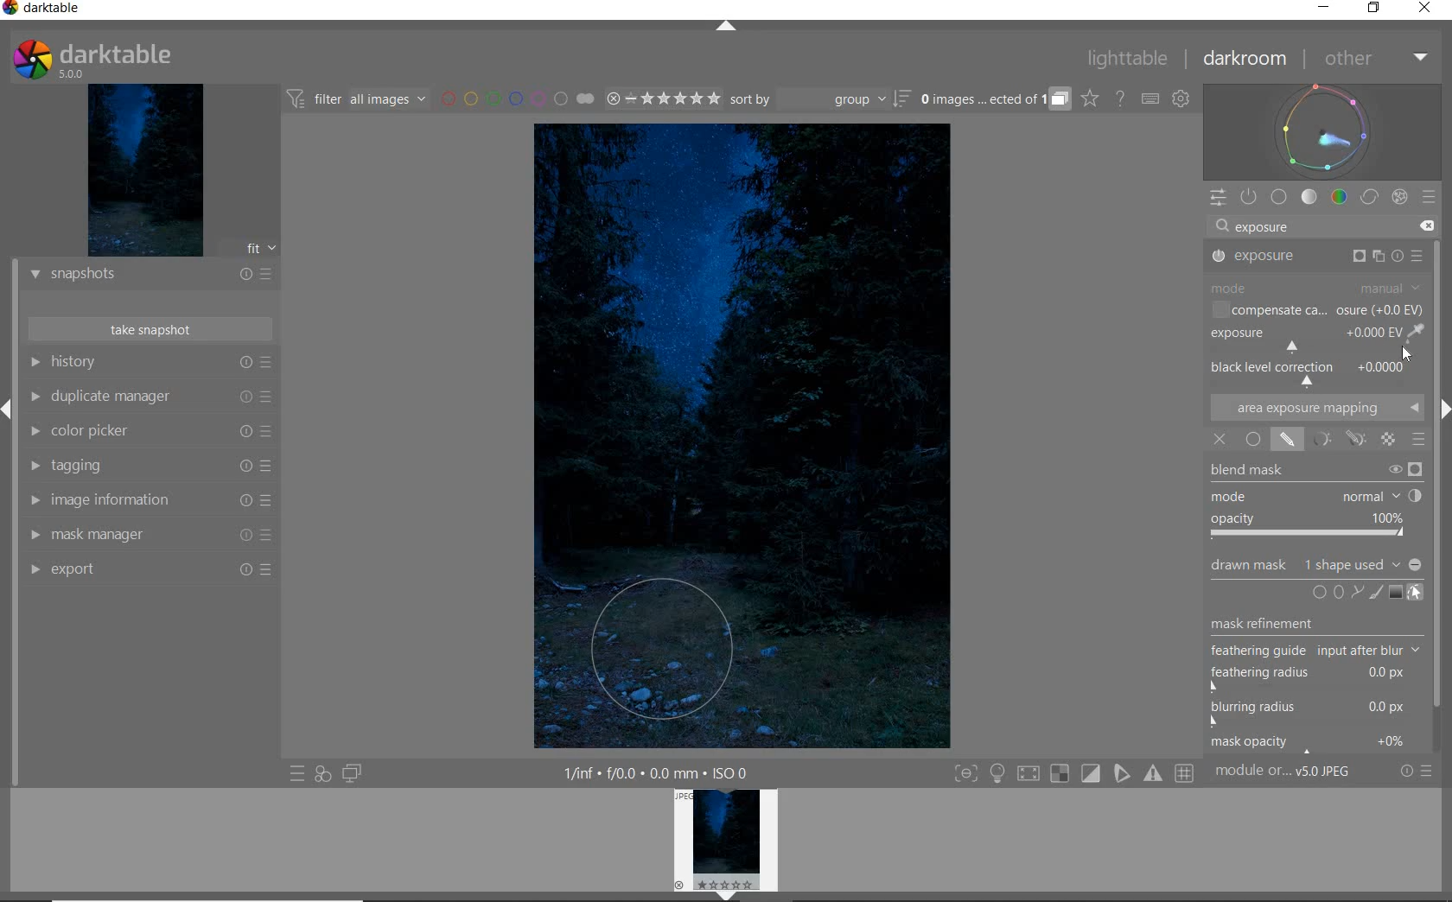 Image resolution: width=1452 pixels, height=902 pixels. Describe the element at coordinates (1181, 98) in the screenshot. I see `SHOW GLOBAL PREFERENCES` at that location.